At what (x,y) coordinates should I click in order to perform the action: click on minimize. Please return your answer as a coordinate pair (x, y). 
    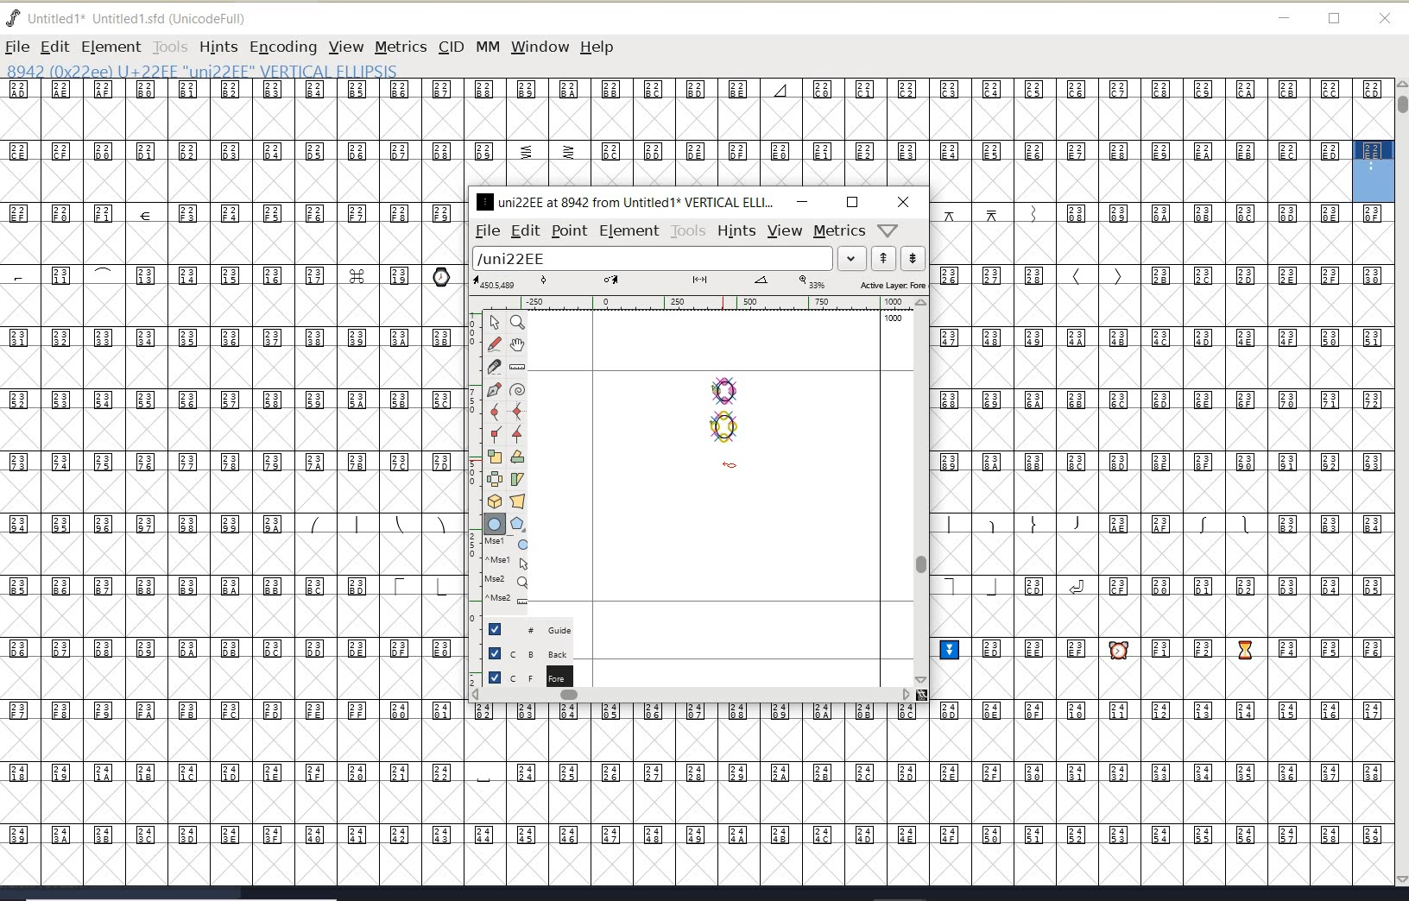
    Looking at the image, I should click on (802, 201).